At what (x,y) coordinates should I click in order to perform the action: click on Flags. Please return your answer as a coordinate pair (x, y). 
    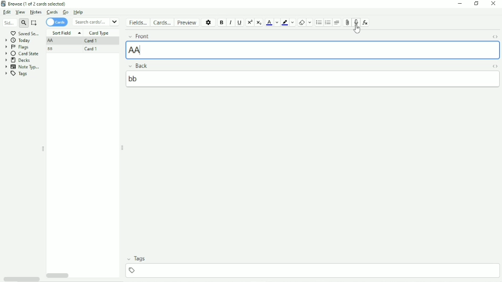
    Looking at the image, I should click on (20, 47).